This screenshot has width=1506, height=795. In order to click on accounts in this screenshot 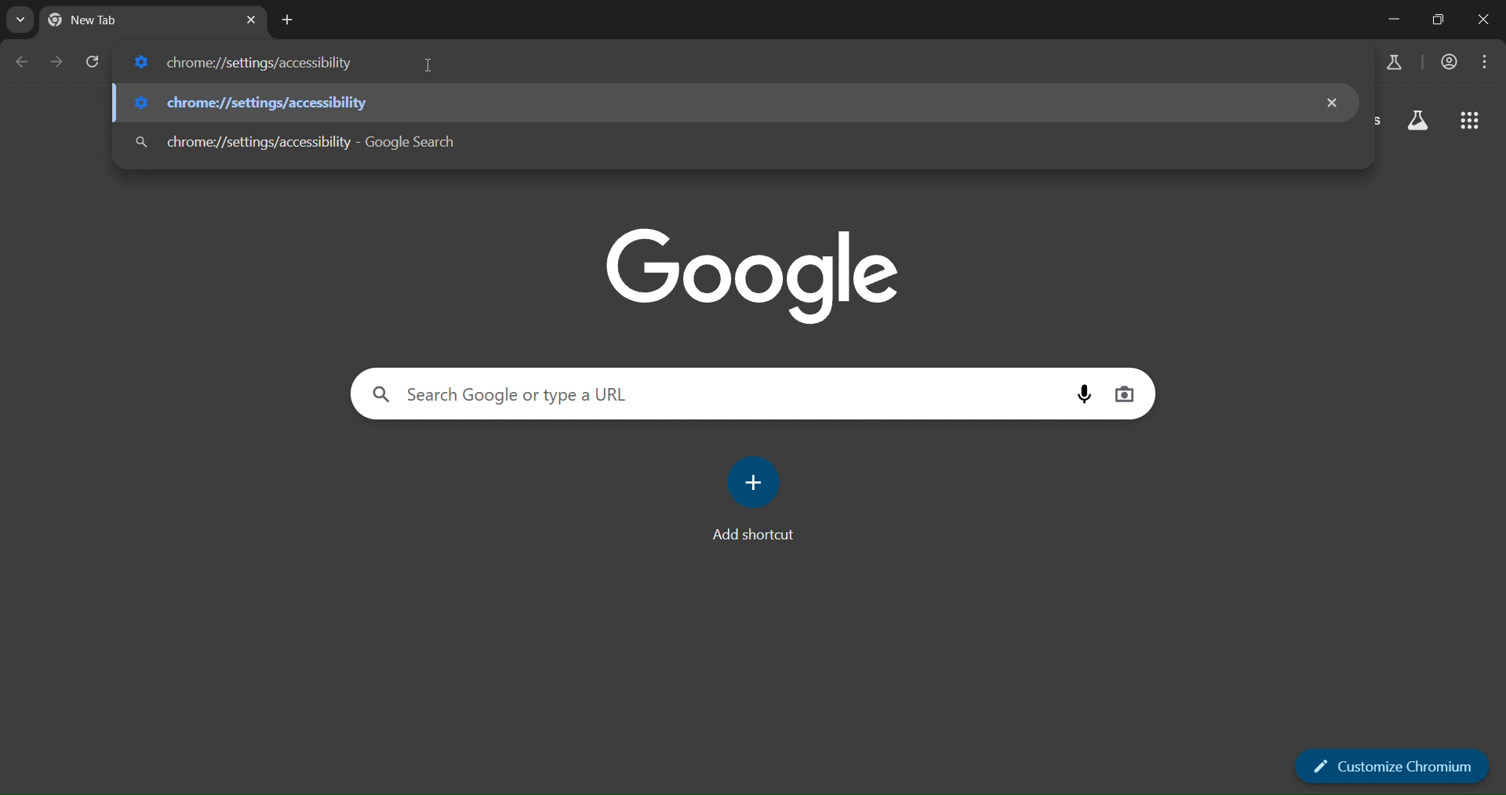, I will do `click(1446, 63)`.